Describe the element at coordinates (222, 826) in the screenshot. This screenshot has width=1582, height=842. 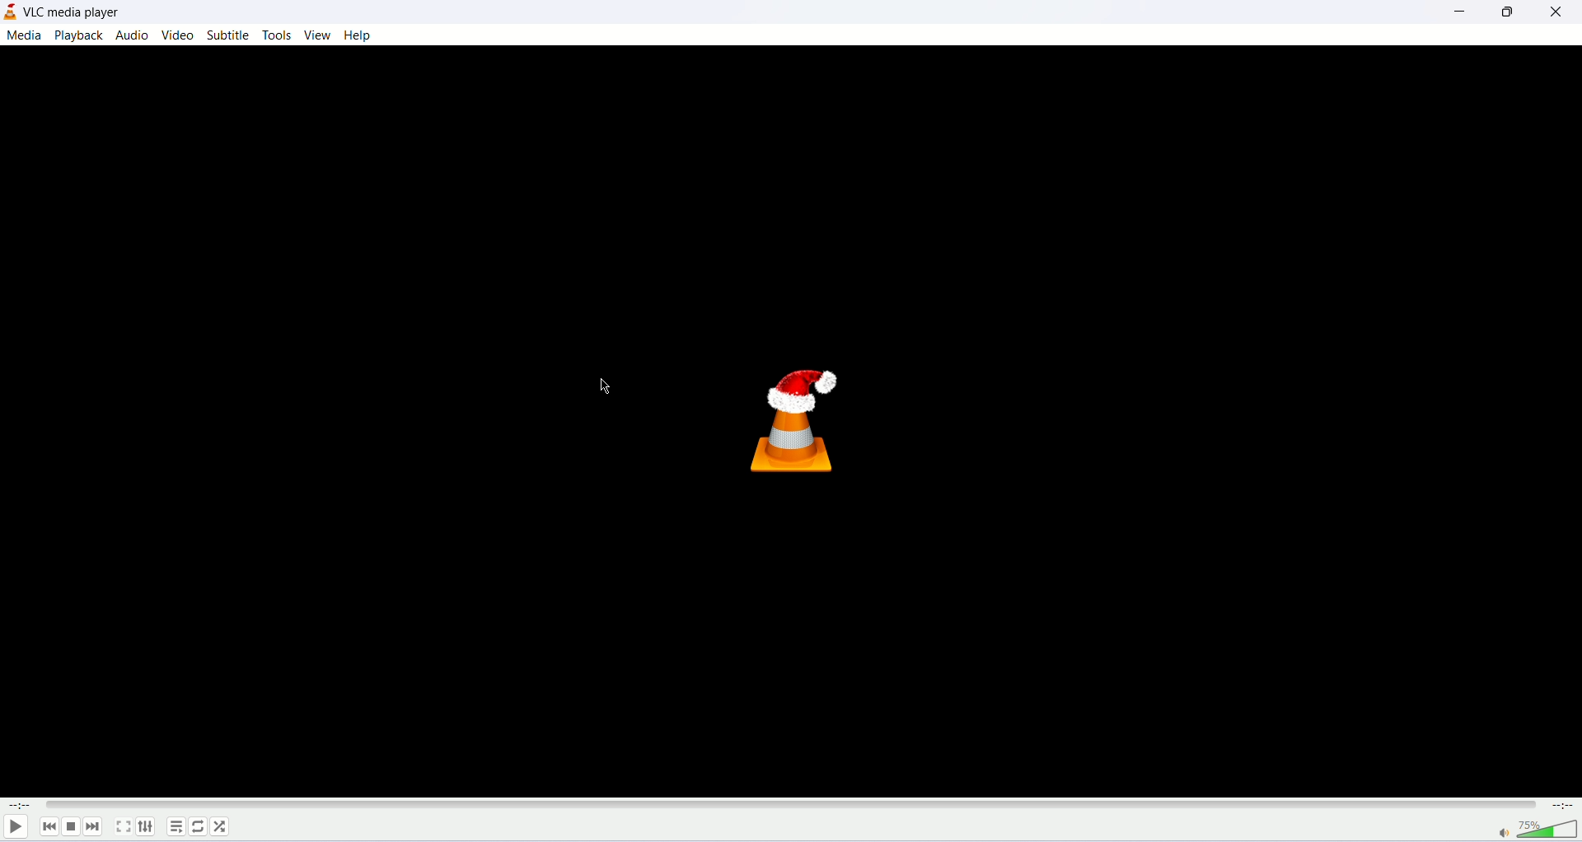
I see `shuffle` at that location.